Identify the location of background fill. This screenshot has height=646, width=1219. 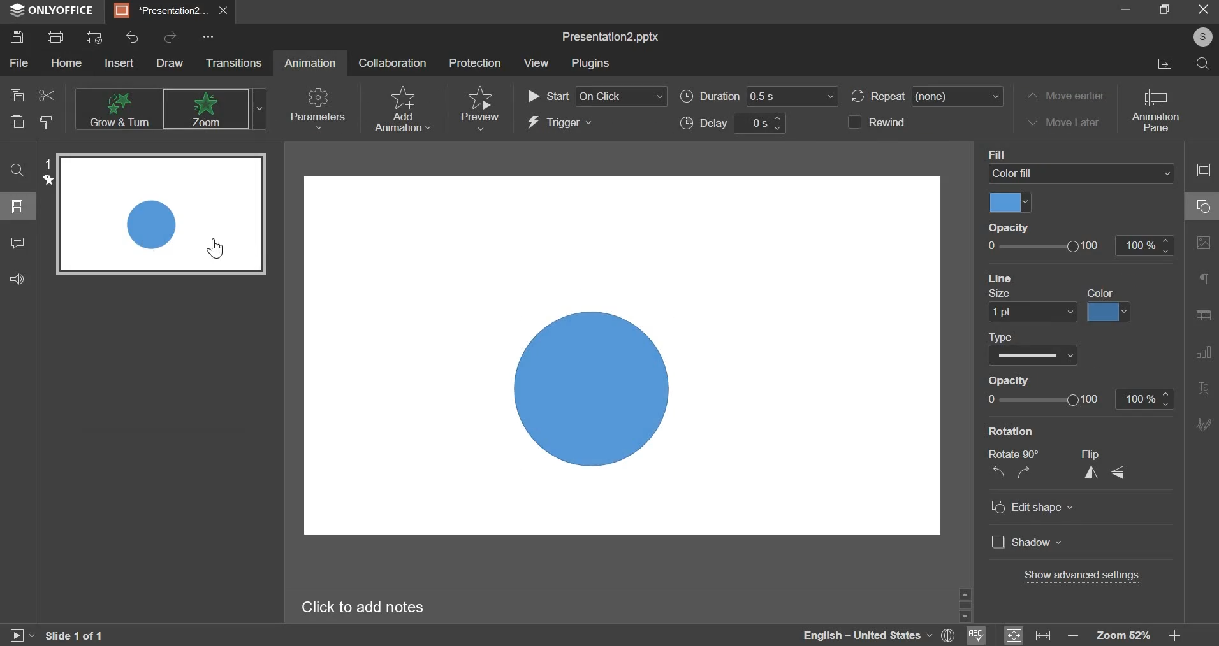
(1079, 174).